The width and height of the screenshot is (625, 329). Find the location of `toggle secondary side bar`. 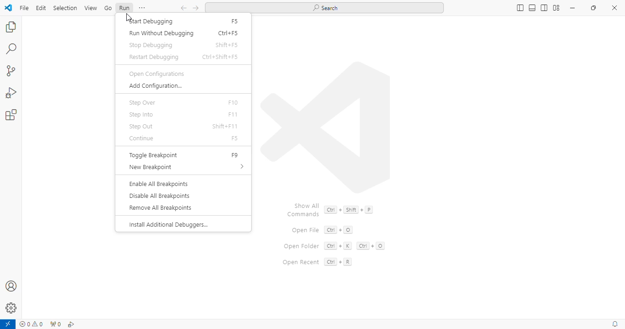

toggle secondary side bar is located at coordinates (544, 8).